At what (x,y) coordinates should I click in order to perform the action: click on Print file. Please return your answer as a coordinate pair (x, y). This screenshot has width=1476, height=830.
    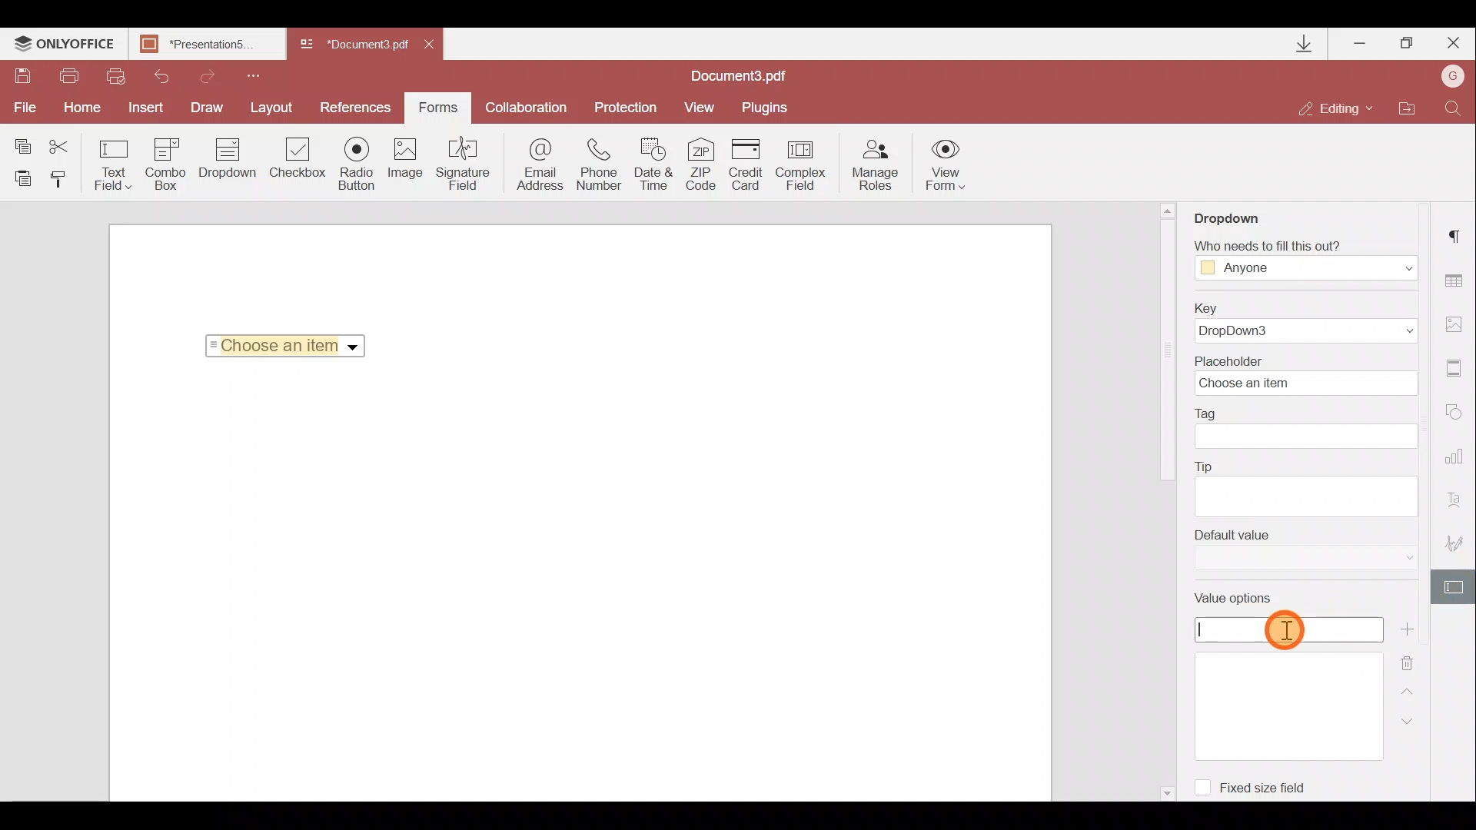
    Looking at the image, I should click on (74, 76).